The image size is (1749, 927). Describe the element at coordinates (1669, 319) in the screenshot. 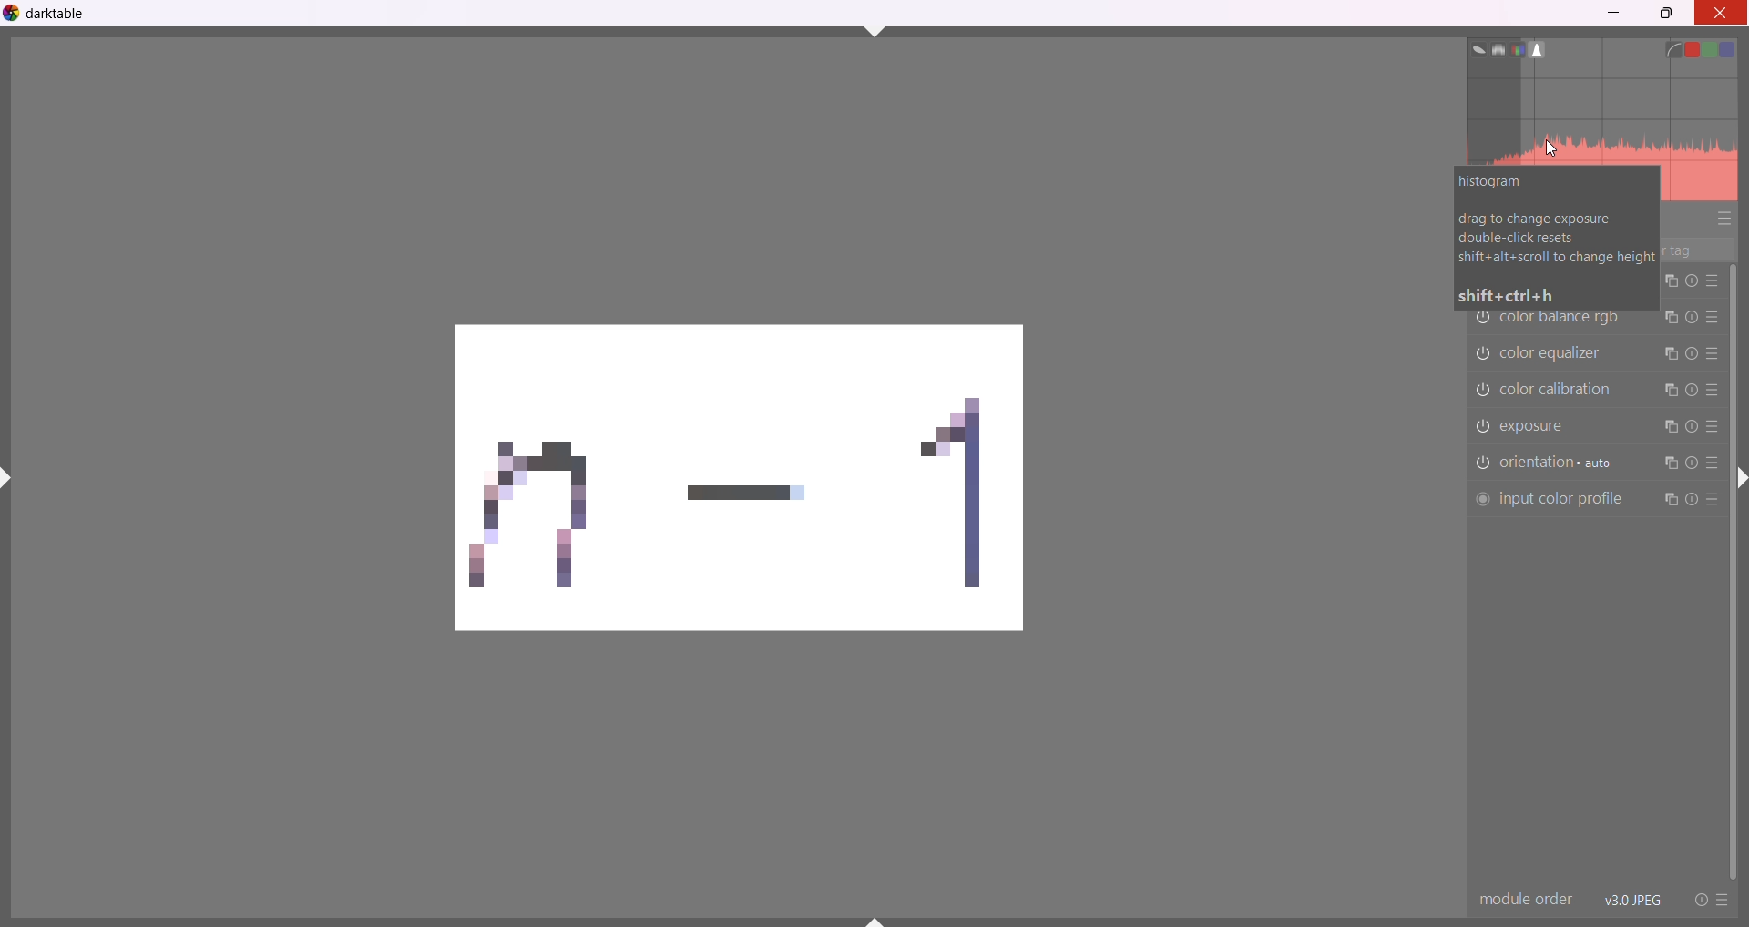

I see `instance` at that location.